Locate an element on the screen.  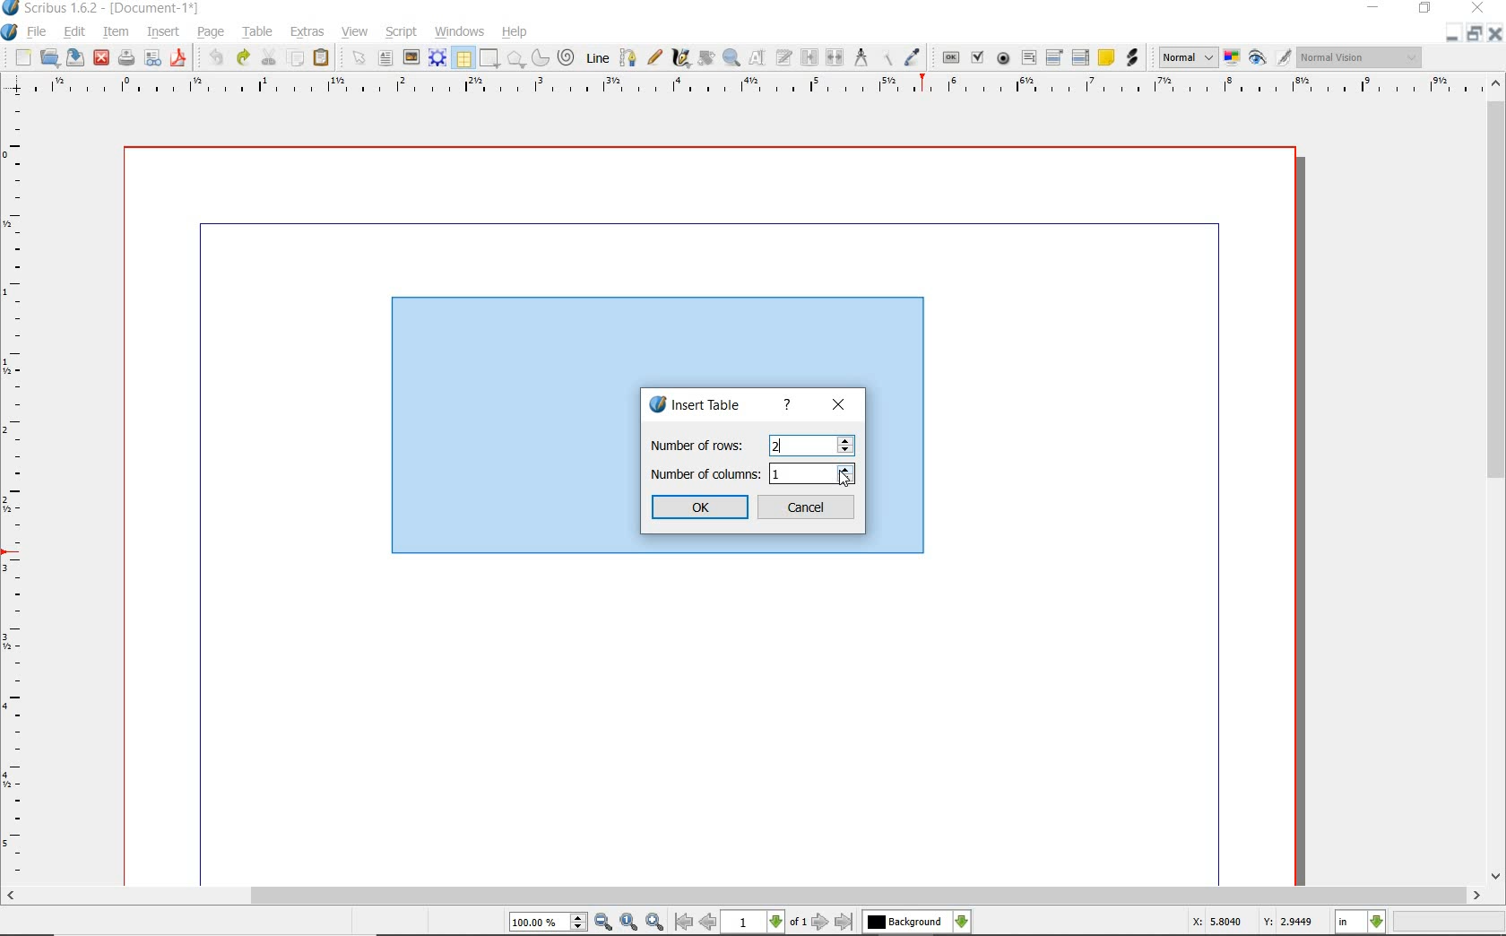
calligraphic line is located at coordinates (681, 58).